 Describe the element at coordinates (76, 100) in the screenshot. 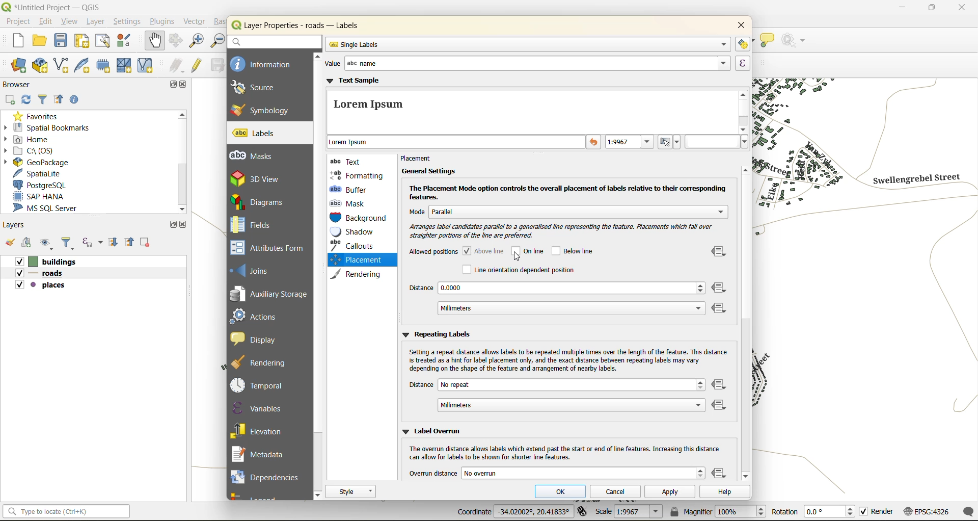

I see `enable properties` at that location.